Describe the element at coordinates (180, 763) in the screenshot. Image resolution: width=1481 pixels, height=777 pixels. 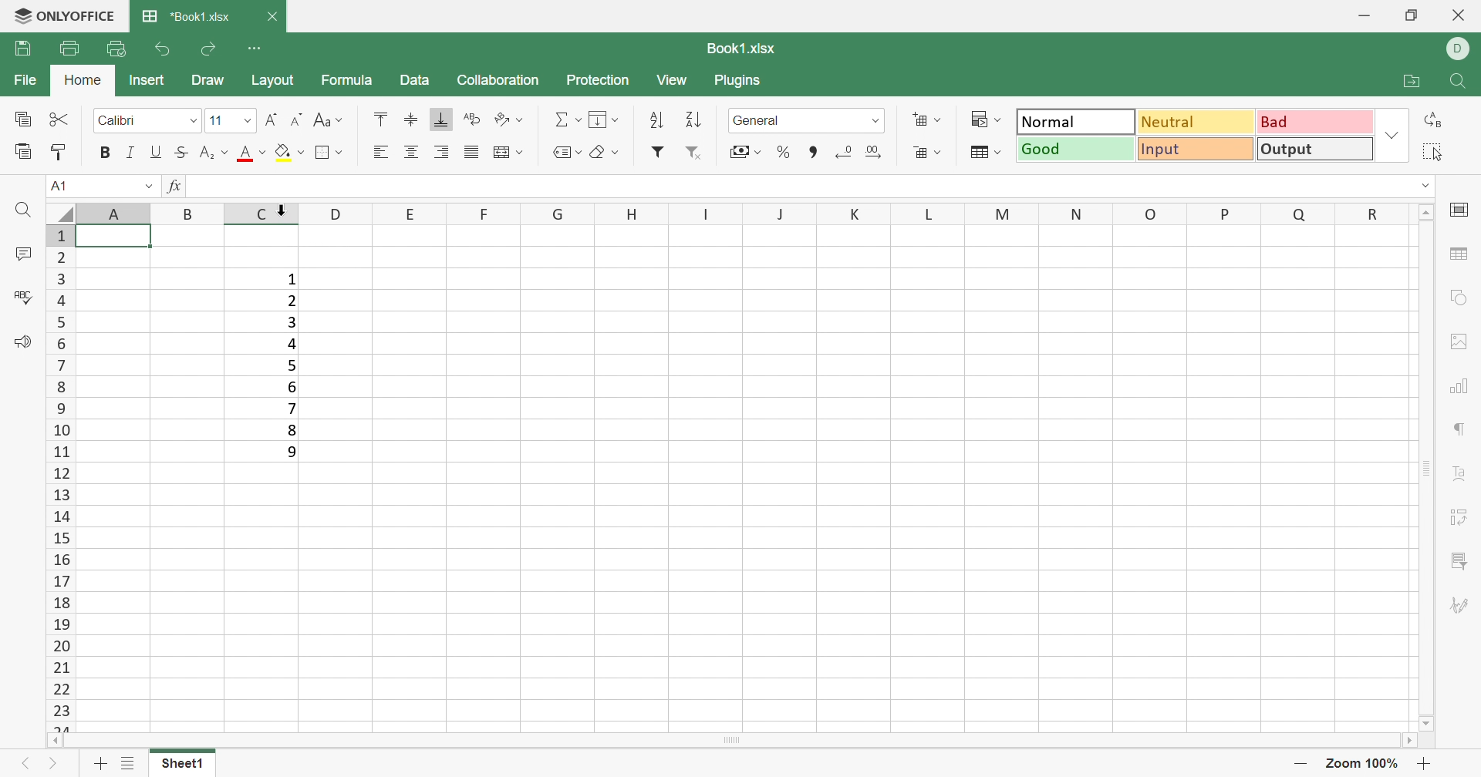
I see `Sheet1` at that location.